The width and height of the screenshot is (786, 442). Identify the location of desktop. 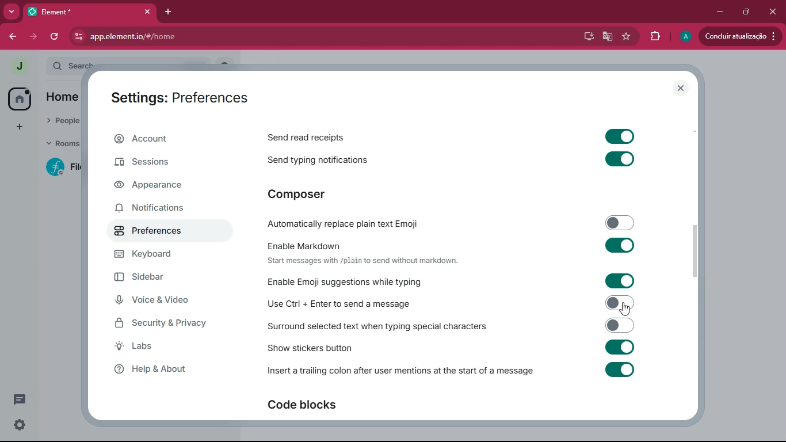
(584, 36).